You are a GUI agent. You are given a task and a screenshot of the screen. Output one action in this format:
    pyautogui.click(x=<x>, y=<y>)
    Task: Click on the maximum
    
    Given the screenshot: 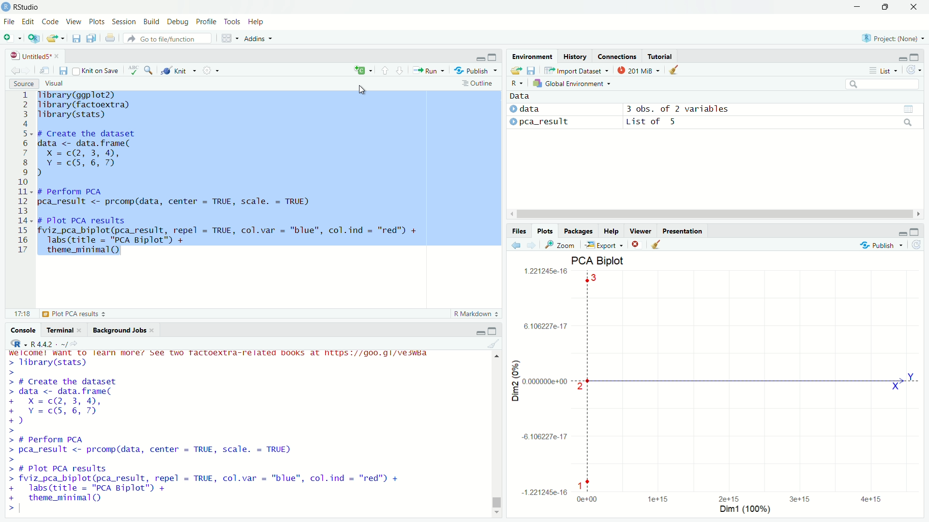 What is the action you would take?
    pyautogui.click(x=915, y=231)
    